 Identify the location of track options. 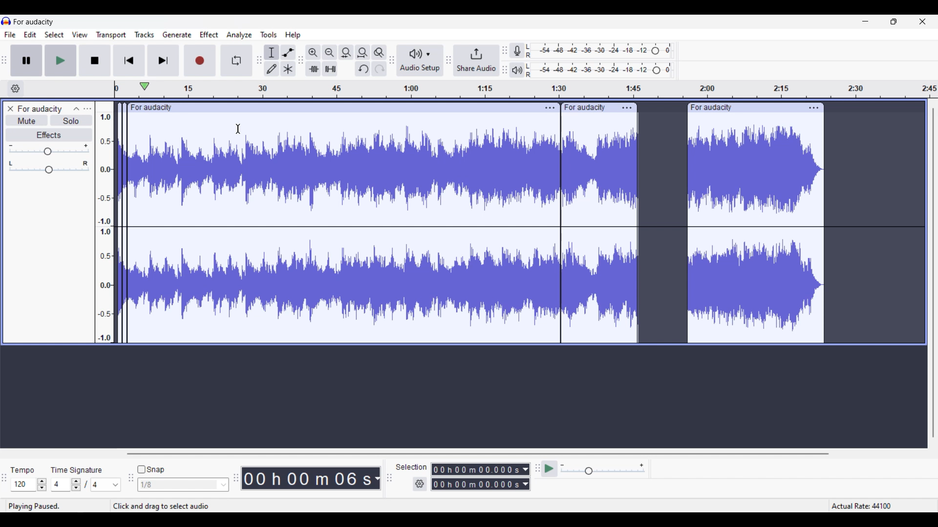
(814, 107).